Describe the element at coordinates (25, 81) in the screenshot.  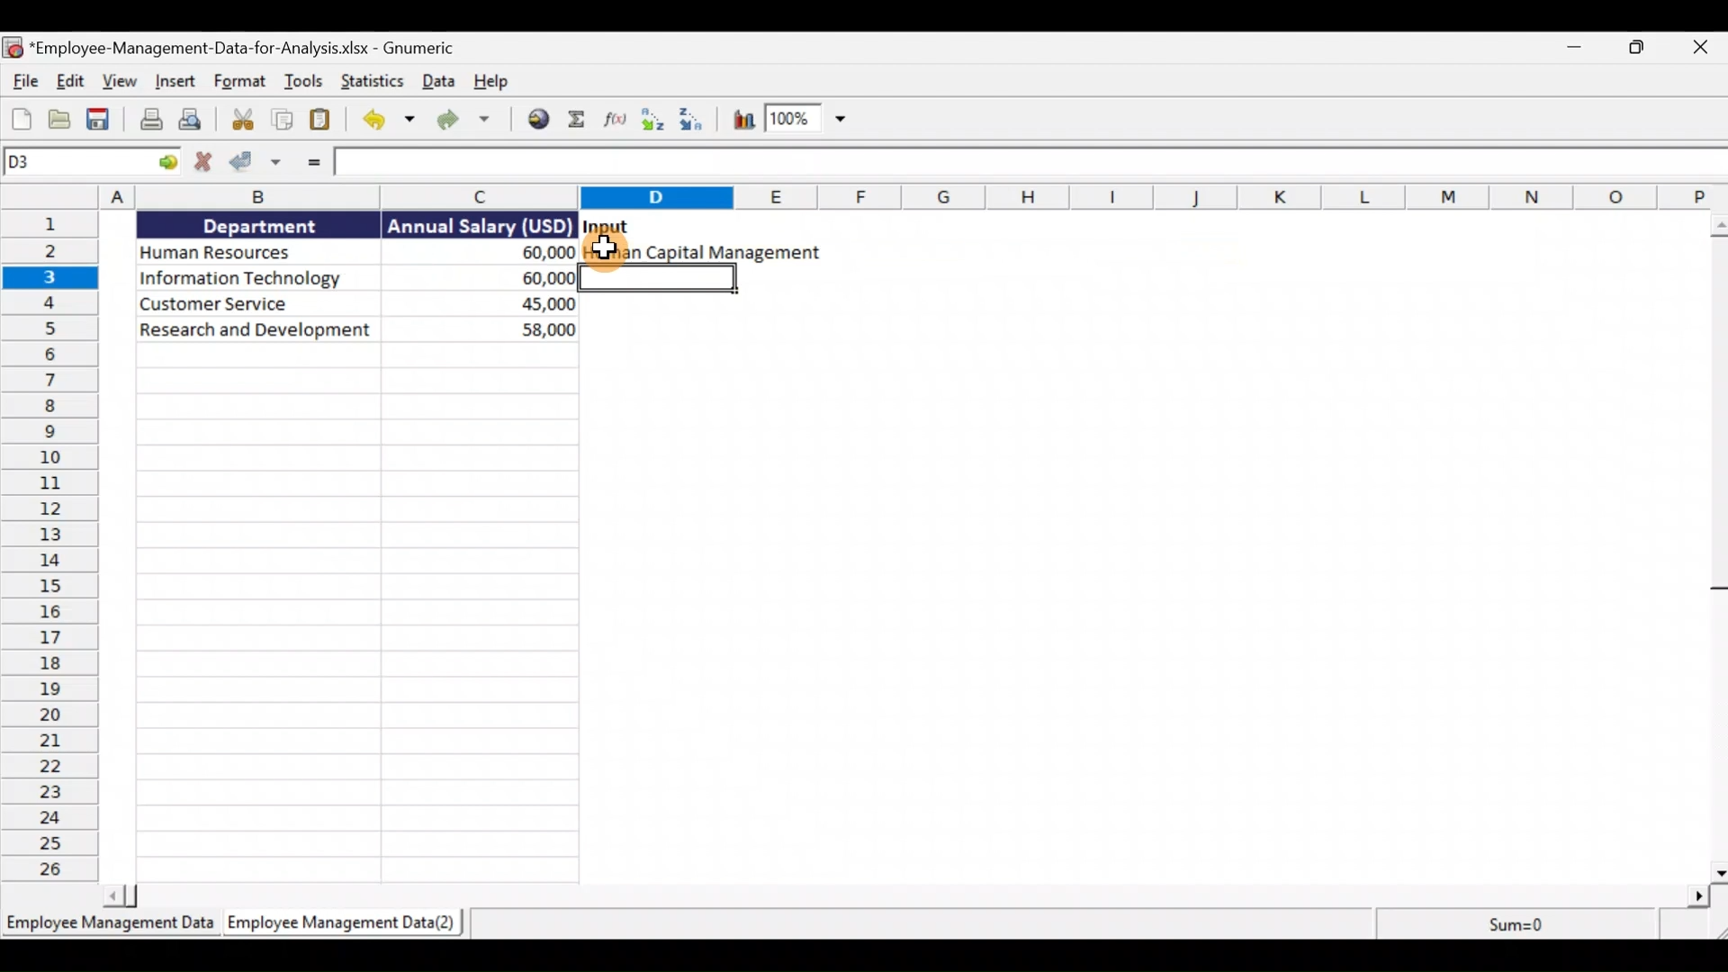
I see `File` at that location.